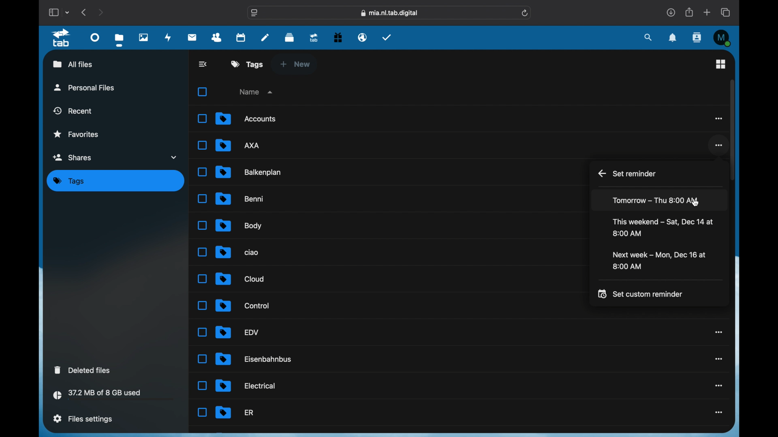 Image resolution: width=778 pixels, height=437 pixels. Describe the element at coordinates (673, 38) in the screenshot. I see `notifications` at that location.